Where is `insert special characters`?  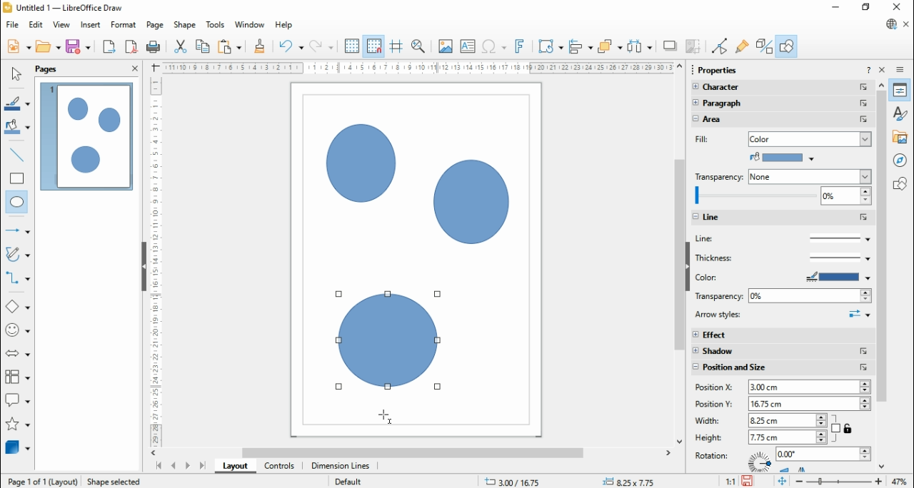
insert special characters is located at coordinates (495, 46).